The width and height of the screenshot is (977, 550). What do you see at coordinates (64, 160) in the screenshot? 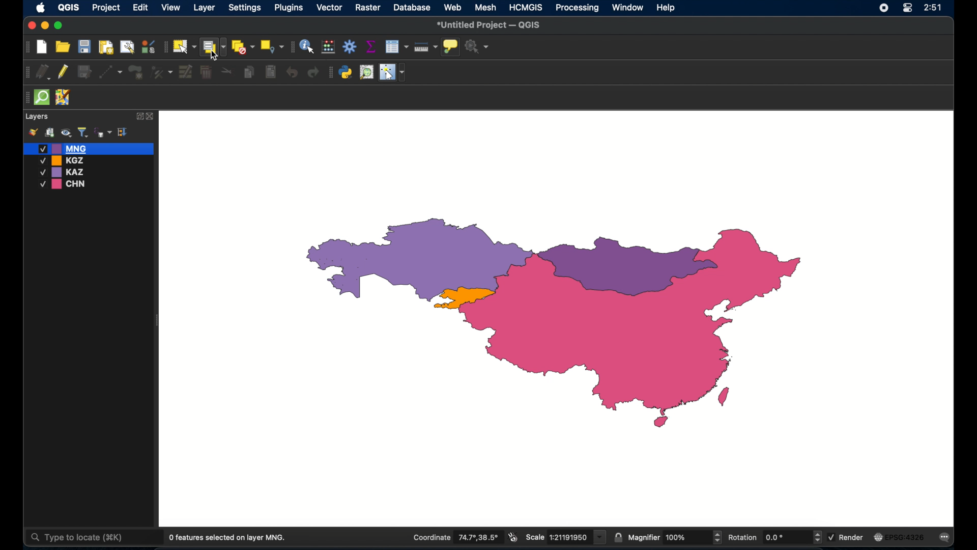
I see `KGZ` at bounding box center [64, 160].